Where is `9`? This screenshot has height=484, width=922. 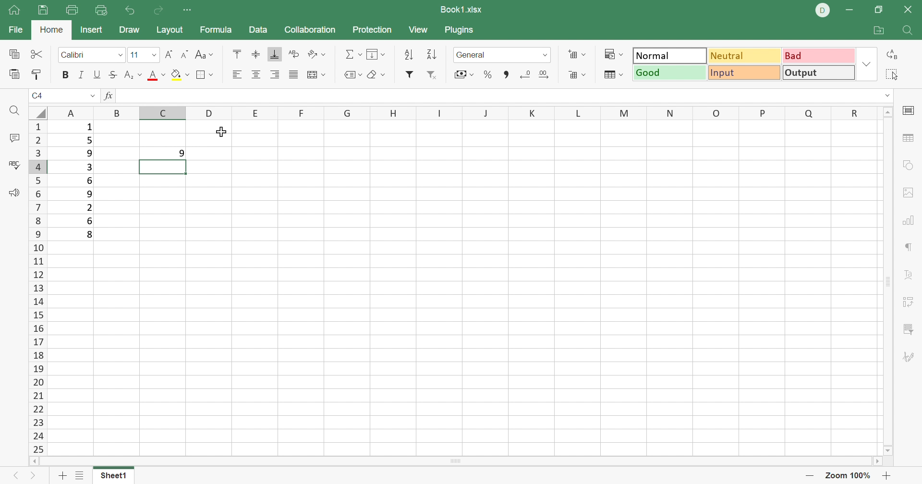
9 is located at coordinates (91, 153).